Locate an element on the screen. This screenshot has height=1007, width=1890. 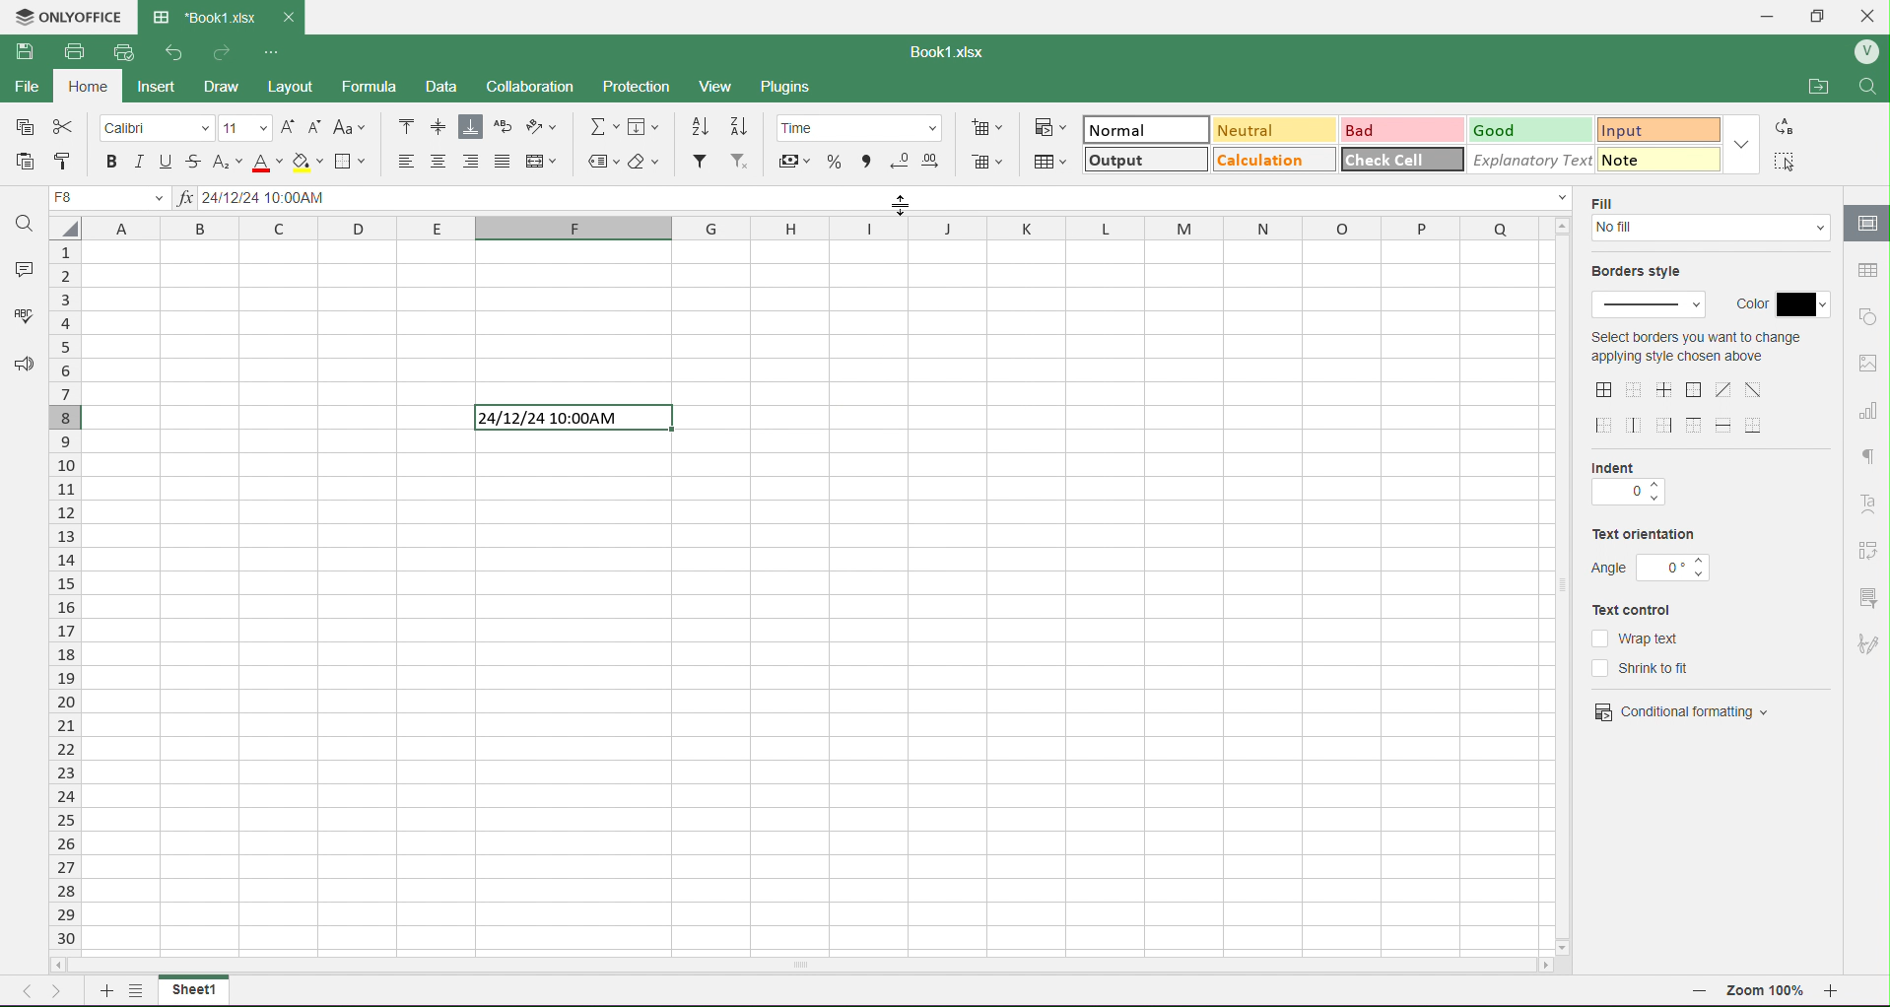
shapes is located at coordinates (1867, 315).